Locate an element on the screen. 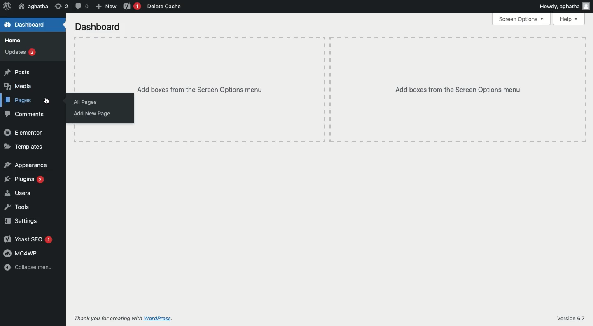 The image size is (593, 326). Updates is located at coordinates (30, 52).